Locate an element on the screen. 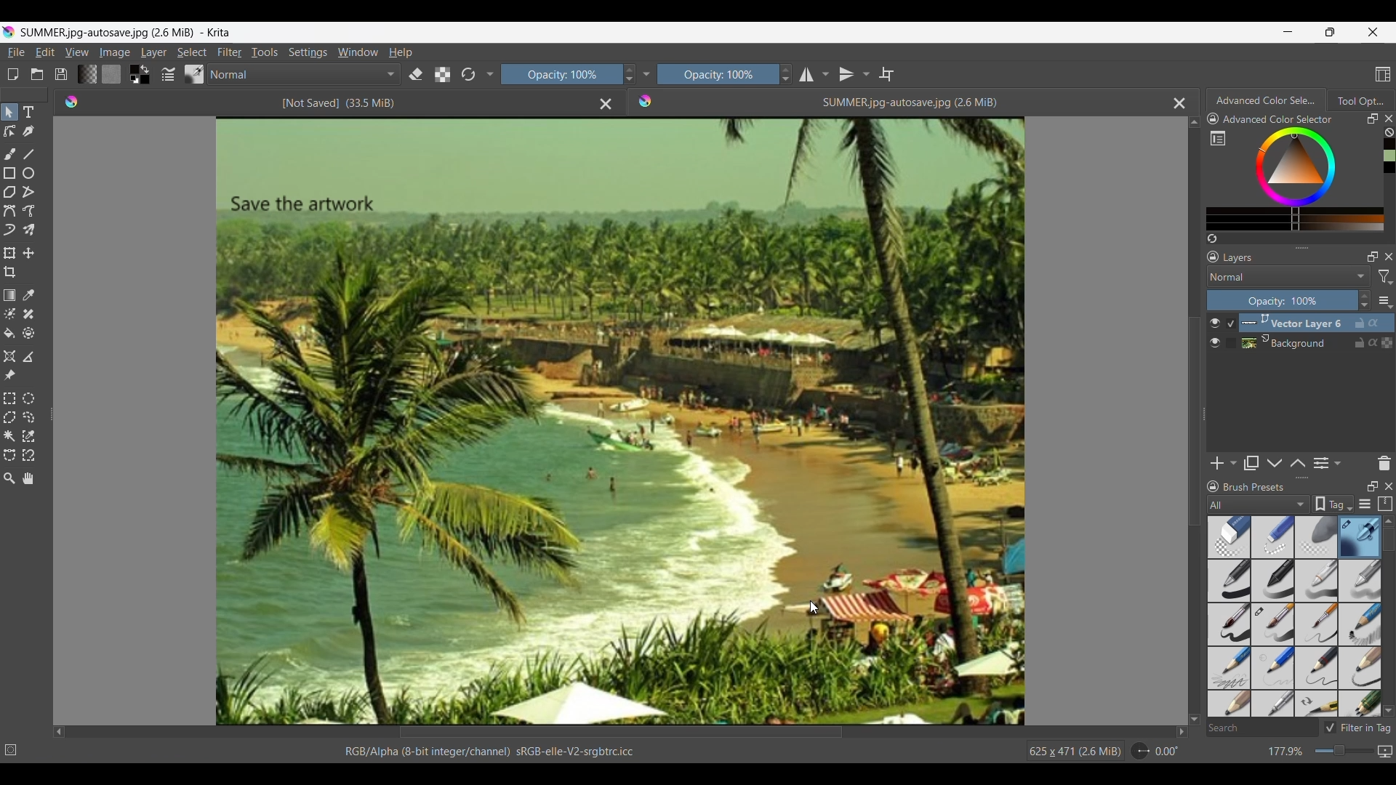 This screenshot has width=1396, height=785. Transform a layer or selection is located at coordinates (9, 253).